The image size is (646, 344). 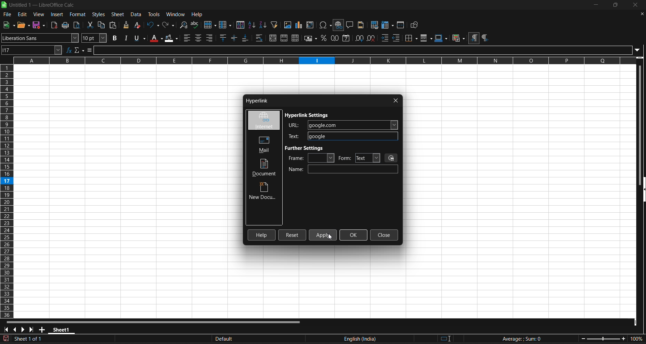 What do you see at coordinates (597, 5) in the screenshot?
I see `minimize` at bounding box center [597, 5].